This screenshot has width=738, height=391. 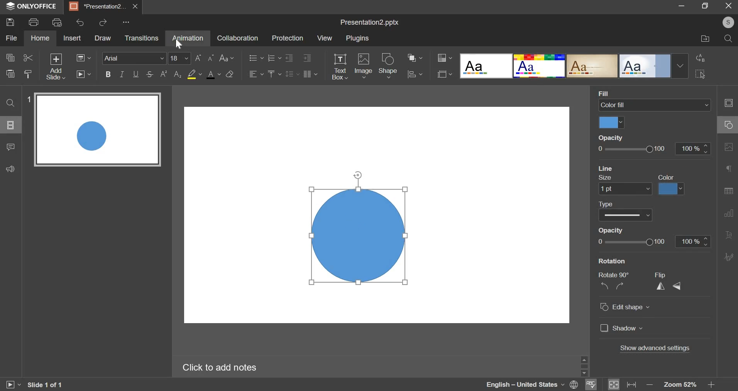 What do you see at coordinates (653, 105) in the screenshot?
I see `background fill` at bounding box center [653, 105].